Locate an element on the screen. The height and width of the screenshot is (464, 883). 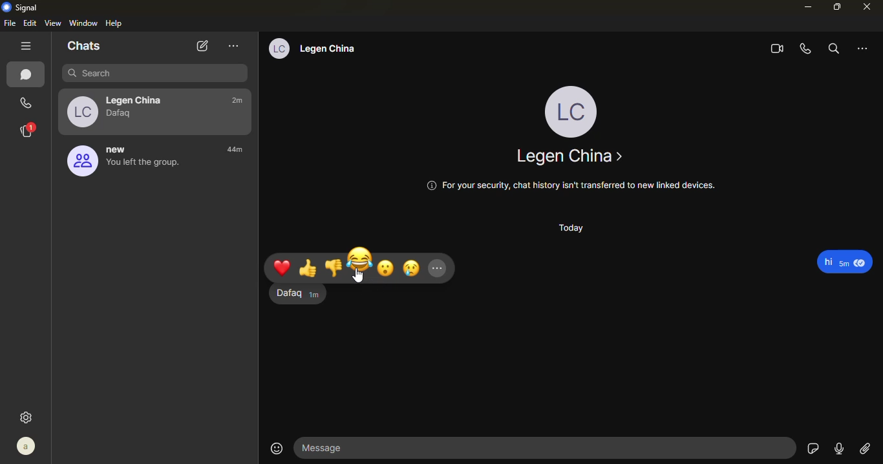
video call is located at coordinates (775, 50).